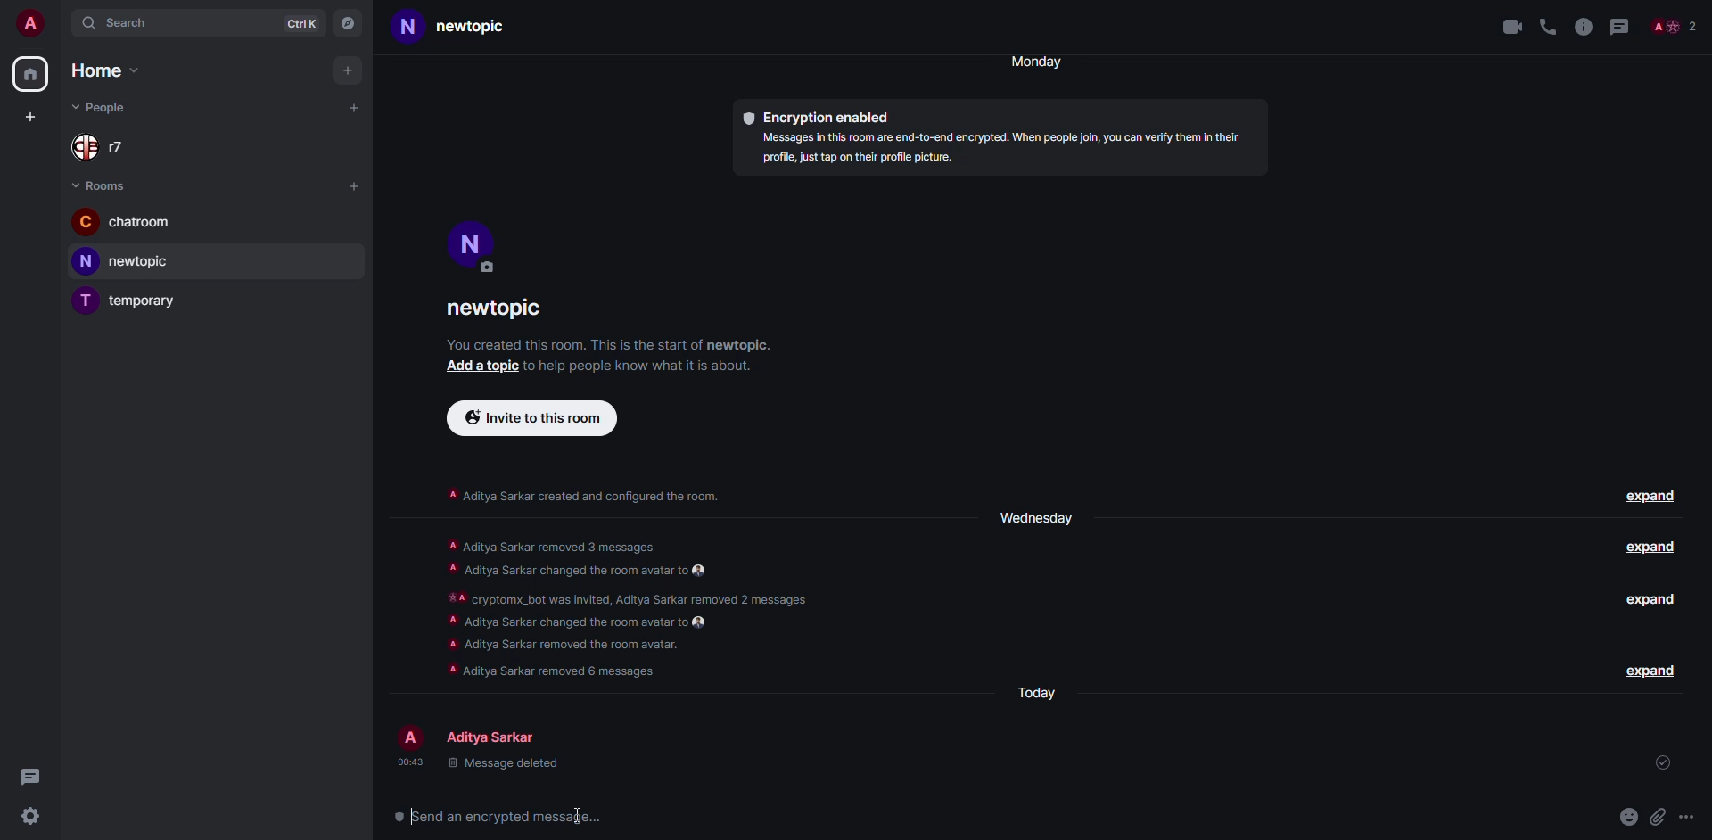 Image resolution: width=1712 pixels, height=840 pixels. What do you see at coordinates (633, 365) in the screenshot?
I see `info` at bounding box center [633, 365].